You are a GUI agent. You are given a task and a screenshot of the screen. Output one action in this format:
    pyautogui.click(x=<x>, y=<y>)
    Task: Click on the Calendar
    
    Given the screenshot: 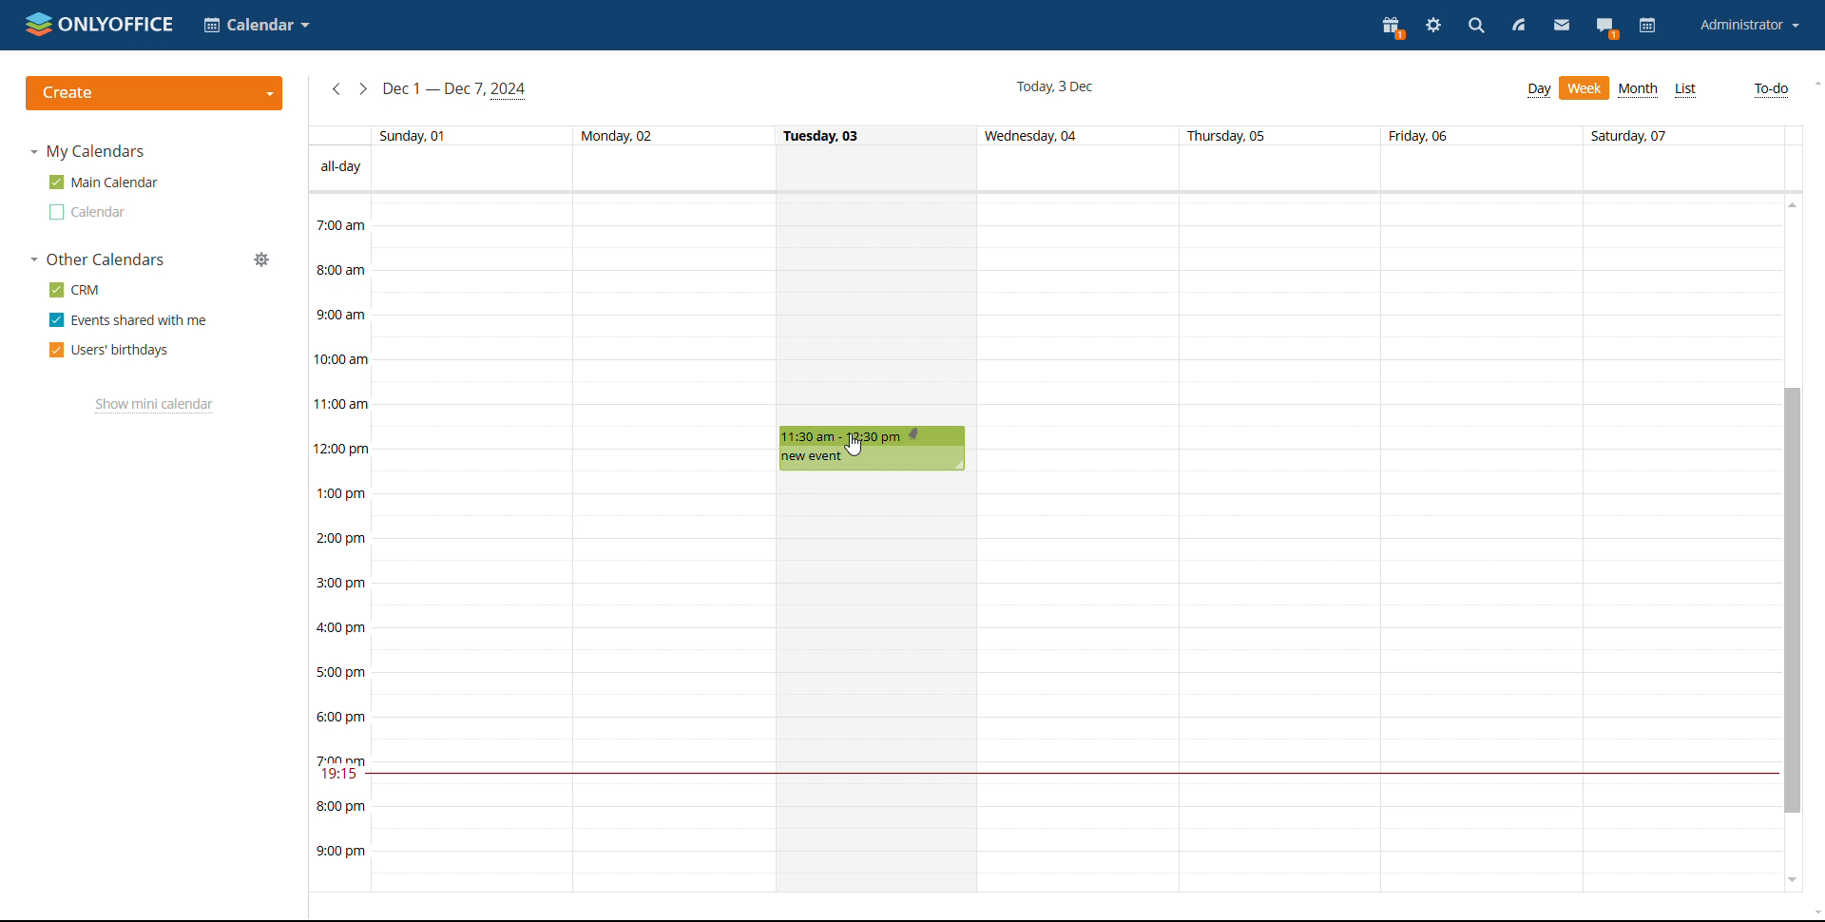 What is the action you would take?
    pyautogui.click(x=258, y=25)
    